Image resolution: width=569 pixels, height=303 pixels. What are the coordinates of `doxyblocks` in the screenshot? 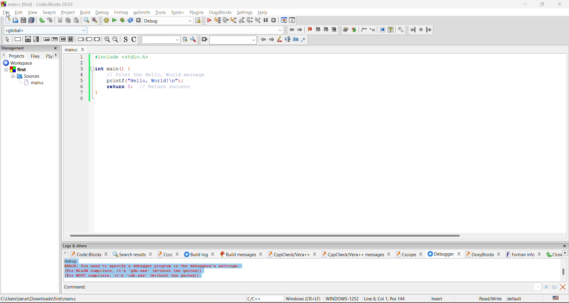 It's located at (221, 12).